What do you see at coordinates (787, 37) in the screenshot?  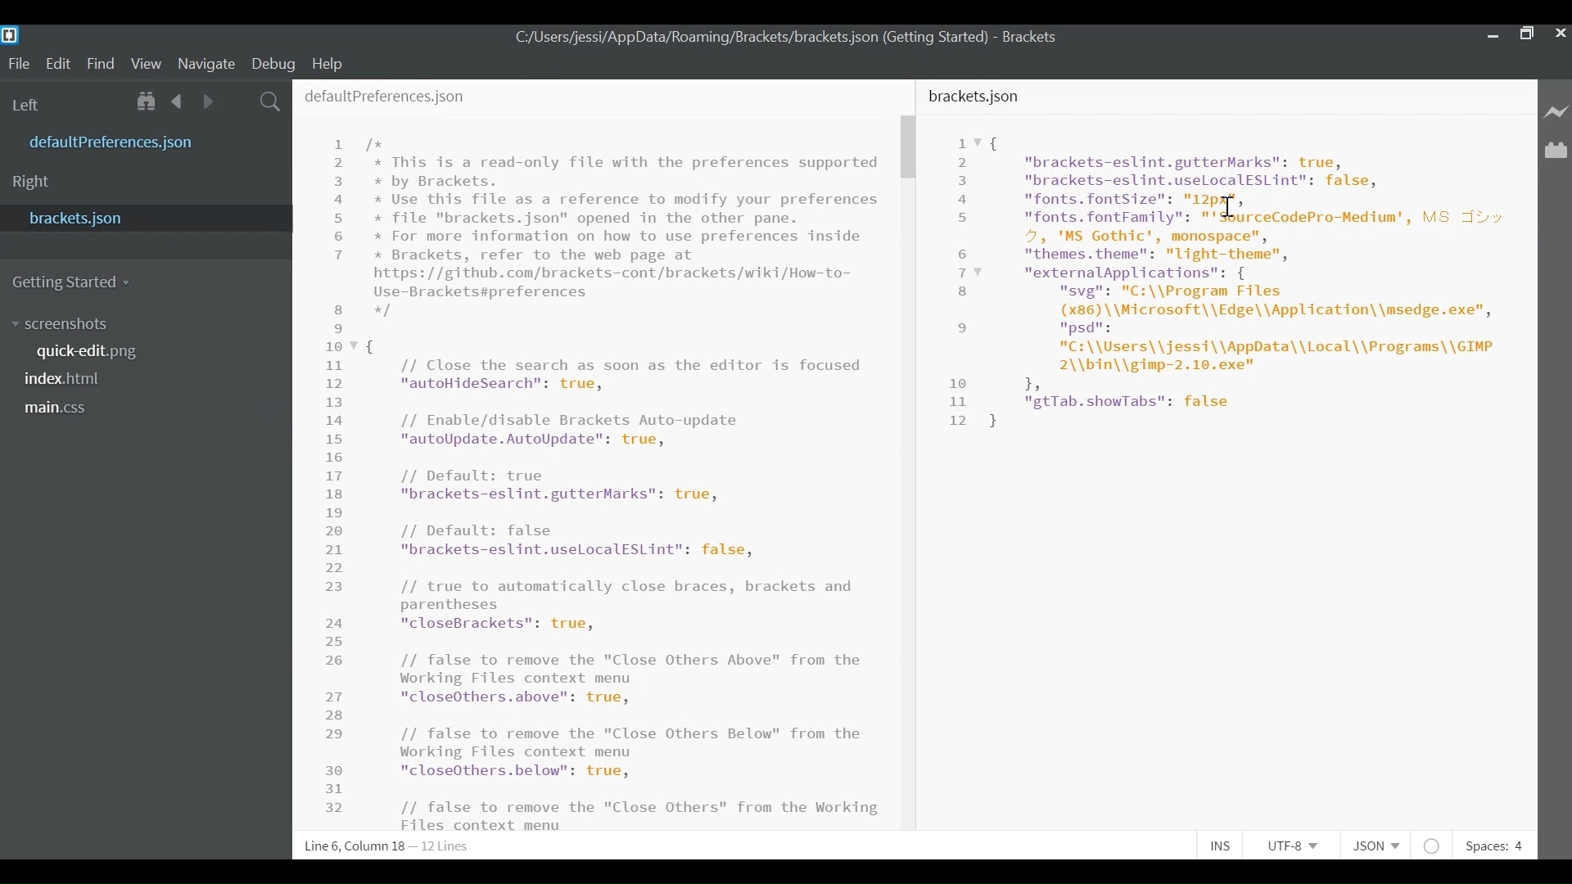 I see `C:/Users/jessi/AppData/Roaming/Brackets/brackets json (Getting Started) - Brackets` at bounding box center [787, 37].